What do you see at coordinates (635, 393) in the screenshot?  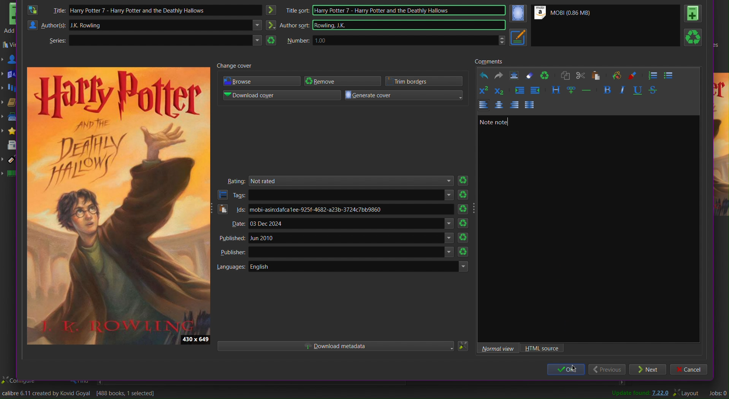 I see `Update` at bounding box center [635, 393].